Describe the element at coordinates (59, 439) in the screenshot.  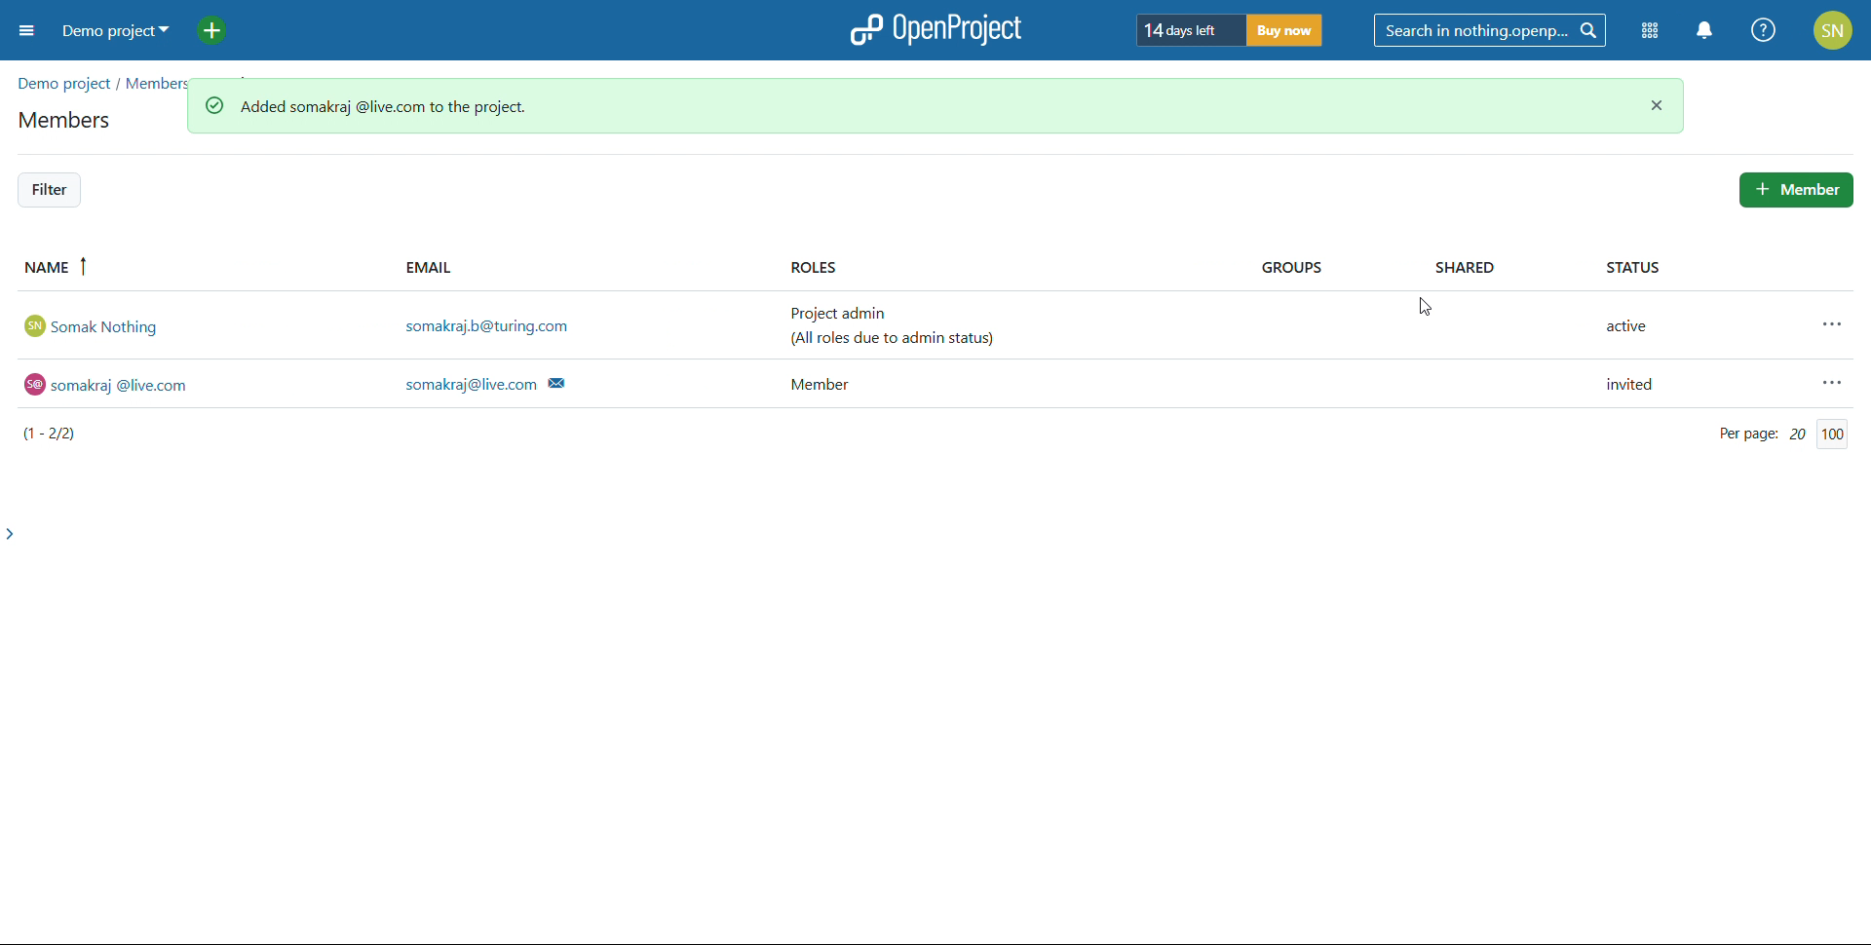
I see `(1-2/2)` at that location.